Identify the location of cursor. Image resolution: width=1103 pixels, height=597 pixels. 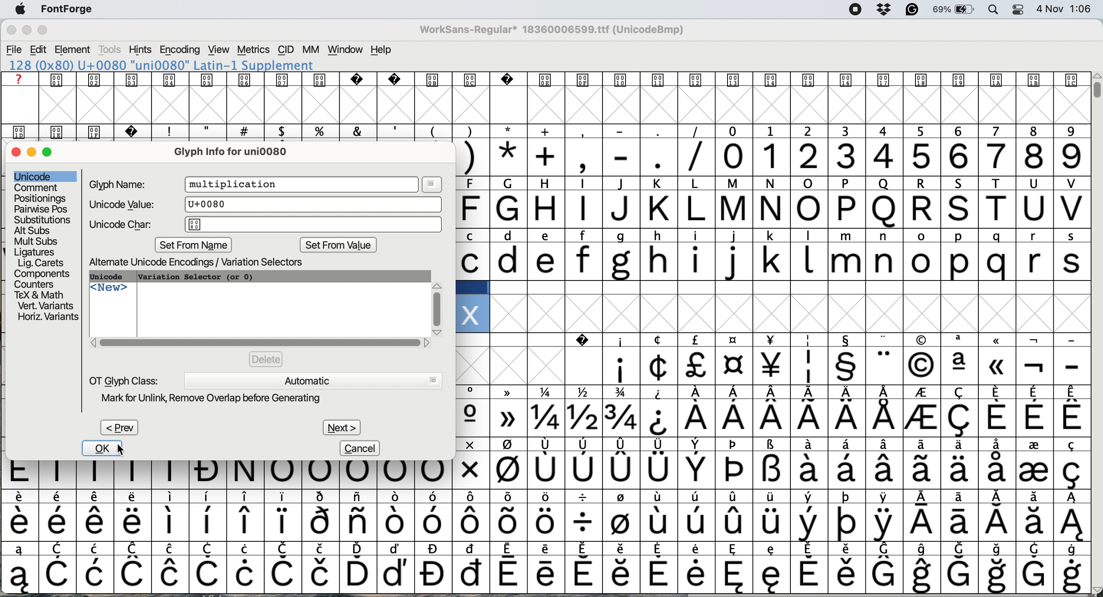
(123, 451).